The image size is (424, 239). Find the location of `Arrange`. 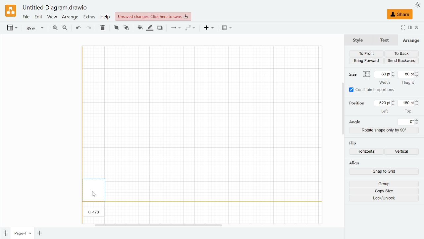

Arrange is located at coordinates (70, 17).